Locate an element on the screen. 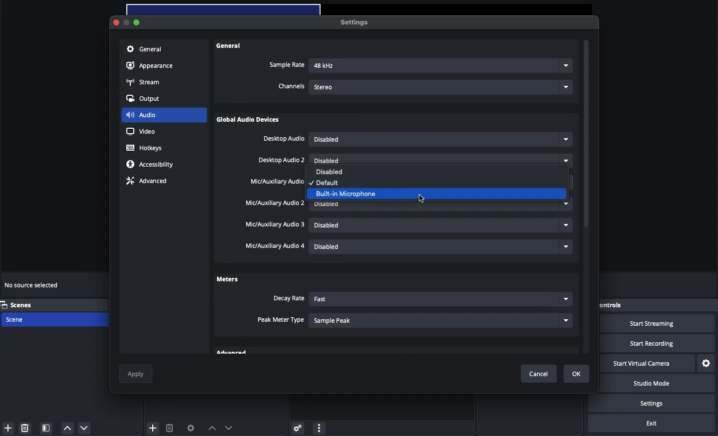 Image resolution: width=718 pixels, height=436 pixels. Settings is located at coordinates (660, 403).